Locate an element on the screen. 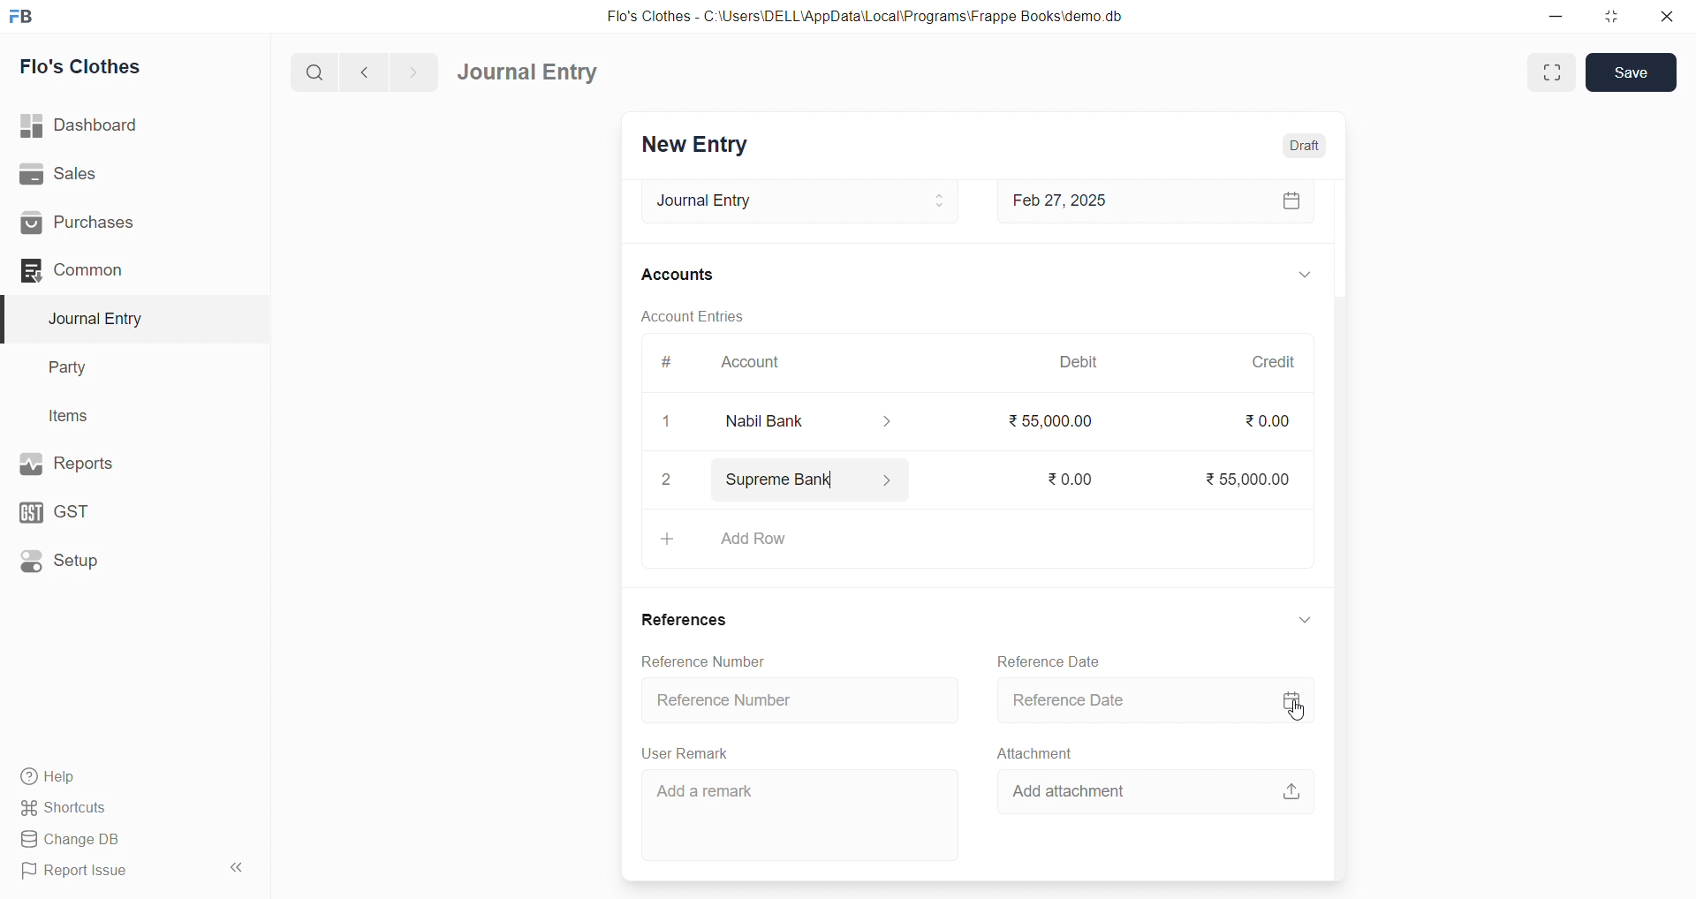  Flo's Clothes - C:\Users\DELL\AppData\Local\Programs\Frappe Books\demo.db is located at coordinates (865, 15).